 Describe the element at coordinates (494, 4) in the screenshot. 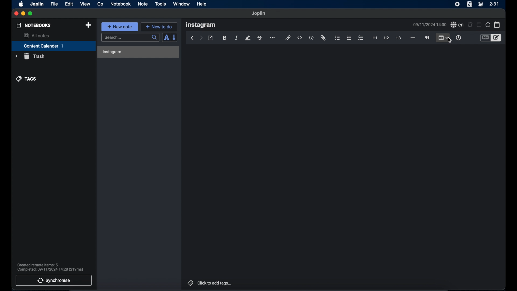

I see `2:31(time)` at that location.